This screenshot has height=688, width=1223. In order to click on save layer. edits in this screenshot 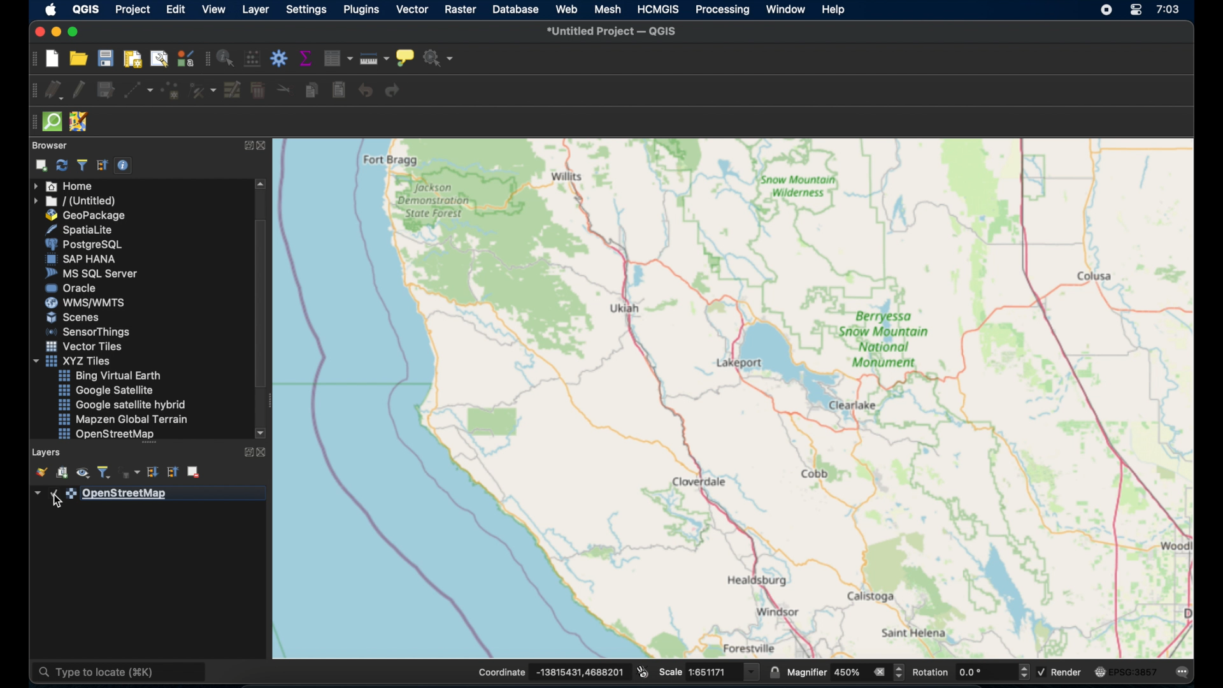, I will do `click(105, 91)`.